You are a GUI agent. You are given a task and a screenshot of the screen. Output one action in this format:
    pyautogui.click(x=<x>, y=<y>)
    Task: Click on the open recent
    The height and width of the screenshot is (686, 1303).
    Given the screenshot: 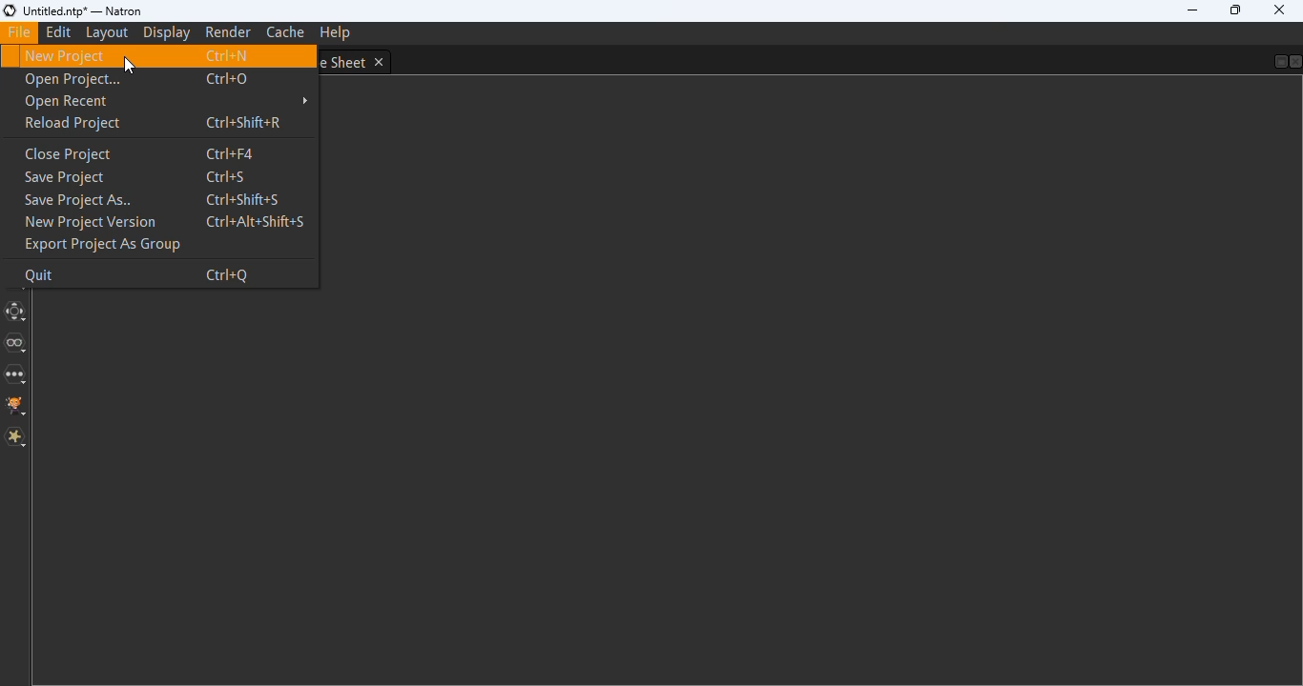 What is the action you would take?
    pyautogui.click(x=166, y=102)
    